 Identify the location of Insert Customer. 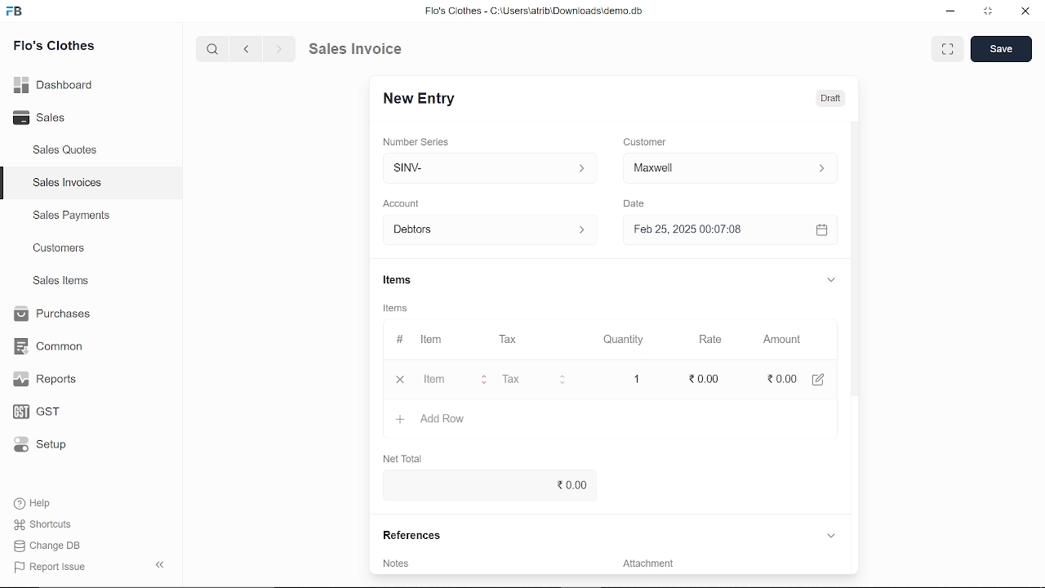
(727, 168).